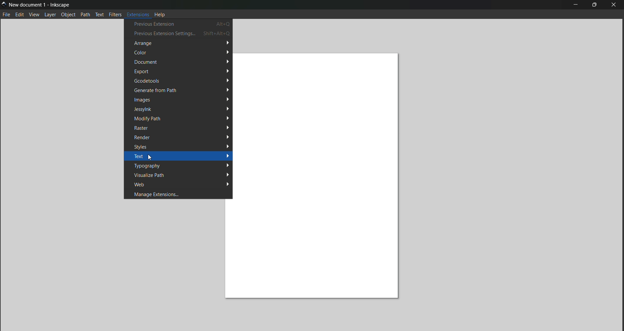 The height and width of the screenshot is (331, 624). I want to click on document, so click(180, 62).